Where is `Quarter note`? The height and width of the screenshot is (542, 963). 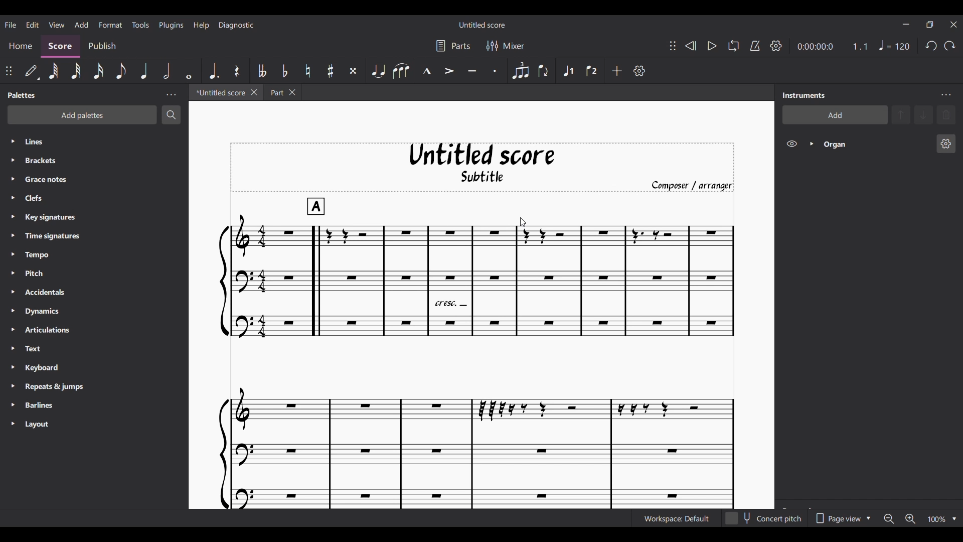 Quarter note is located at coordinates (143, 71).